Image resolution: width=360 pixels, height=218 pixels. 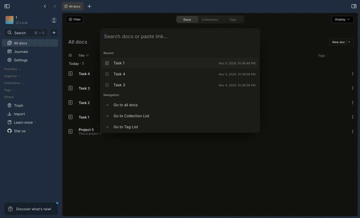 What do you see at coordinates (74, 19) in the screenshot?
I see `Filter` at bounding box center [74, 19].